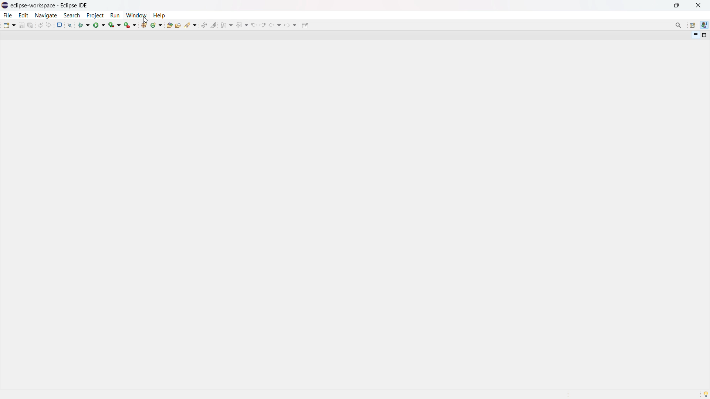  I want to click on open type, so click(169, 24).